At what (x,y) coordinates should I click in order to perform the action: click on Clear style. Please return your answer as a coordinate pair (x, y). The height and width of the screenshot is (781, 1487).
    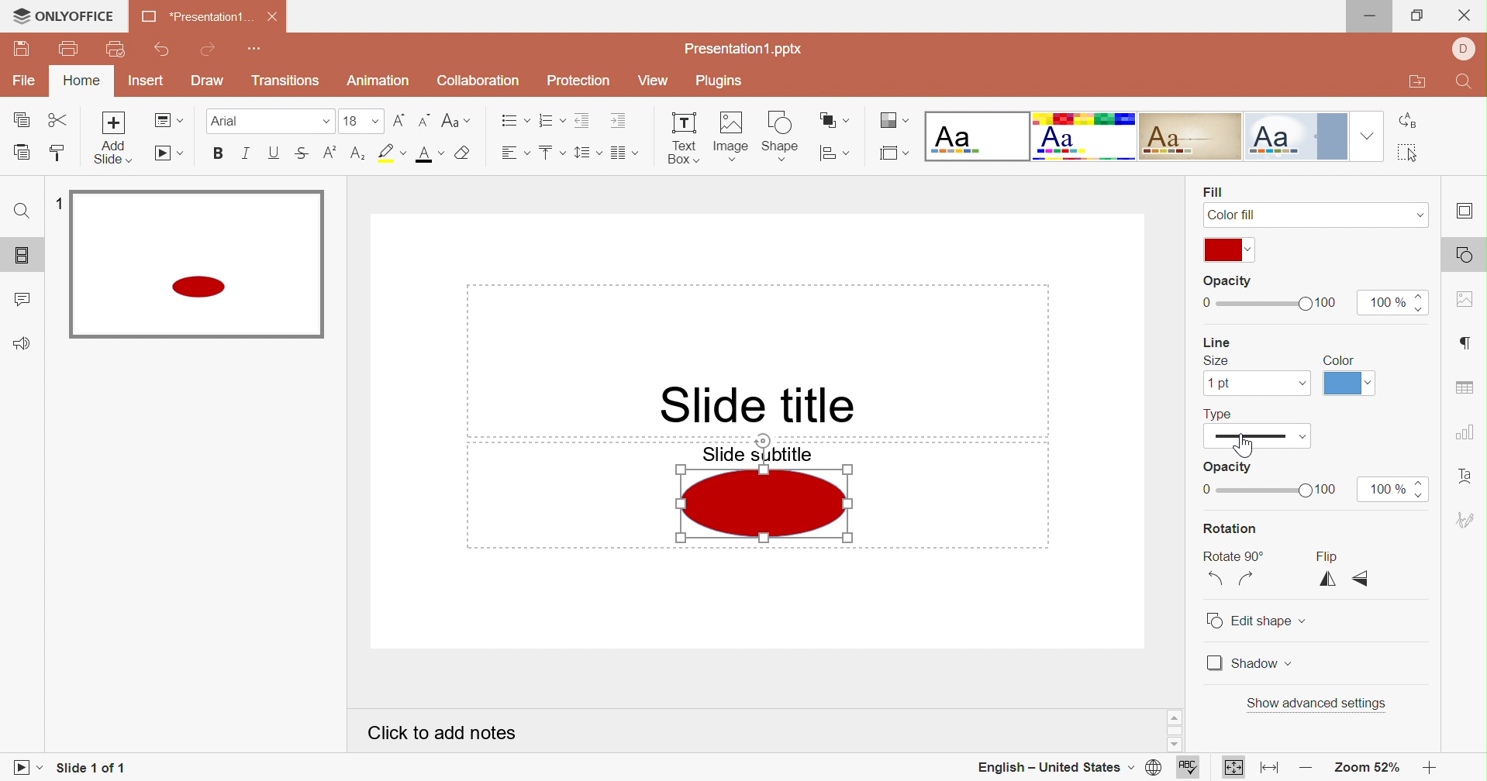
    Looking at the image, I should click on (465, 153).